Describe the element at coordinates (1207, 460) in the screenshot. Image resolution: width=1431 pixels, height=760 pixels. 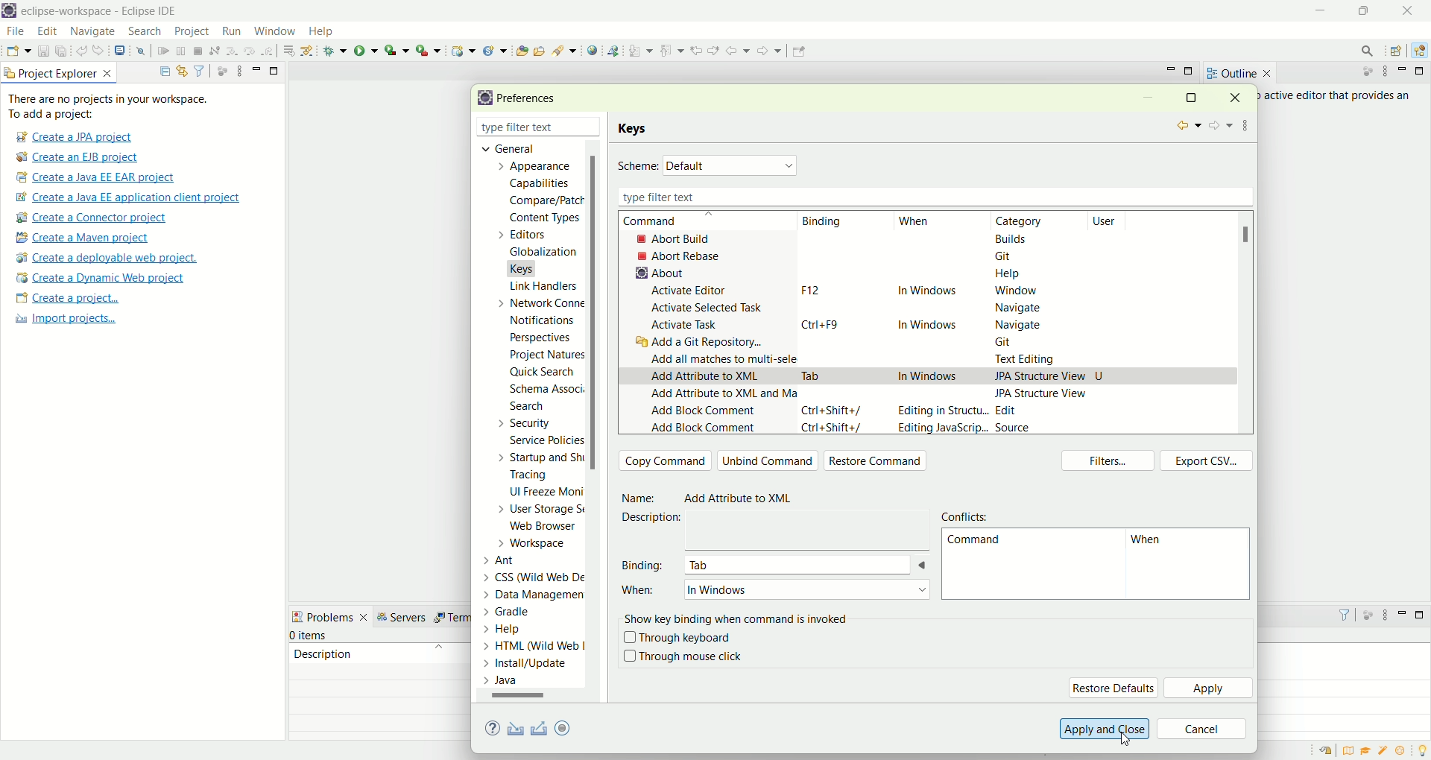
I see `export CSV` at that location.